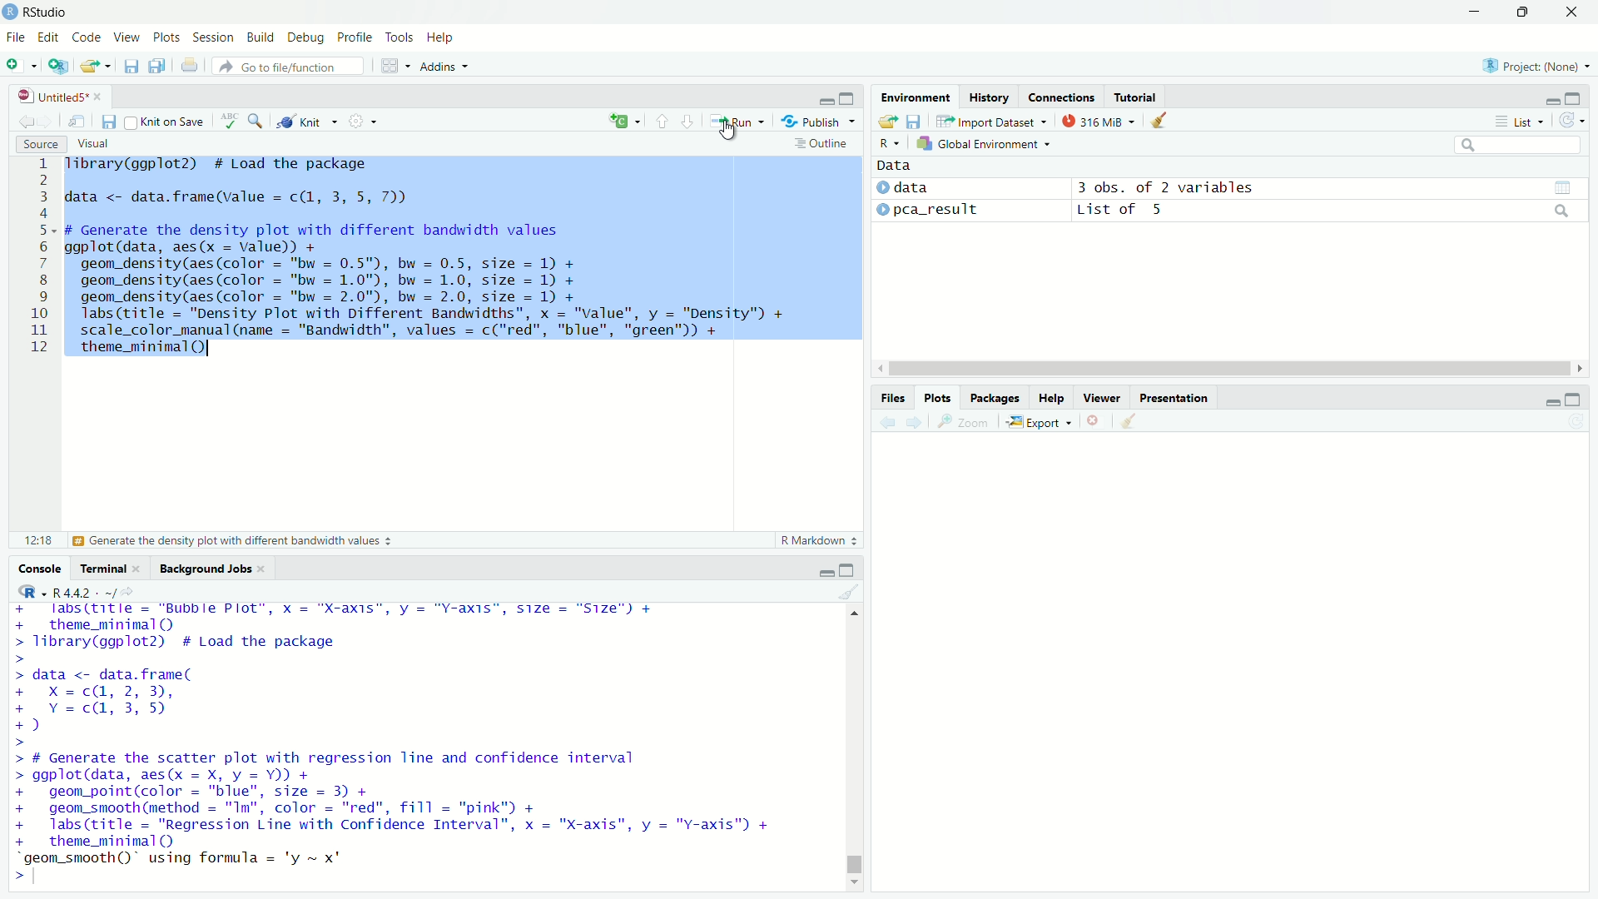 The height and width of the screenshot is (899, 1598). I want to click on Plots, so click(936, 398).